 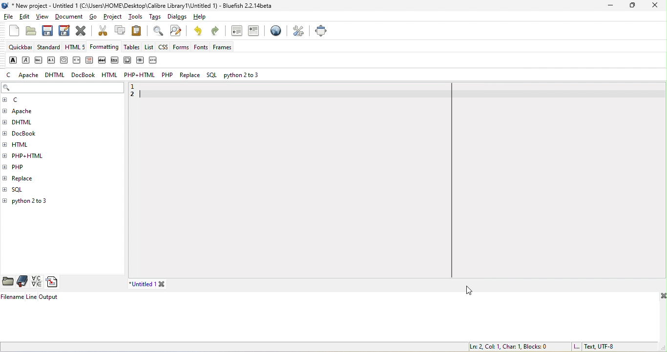 What do you see at coordinates (8, 282) in the screenshot?
I see `file browser` at bounding box center [8, 282].